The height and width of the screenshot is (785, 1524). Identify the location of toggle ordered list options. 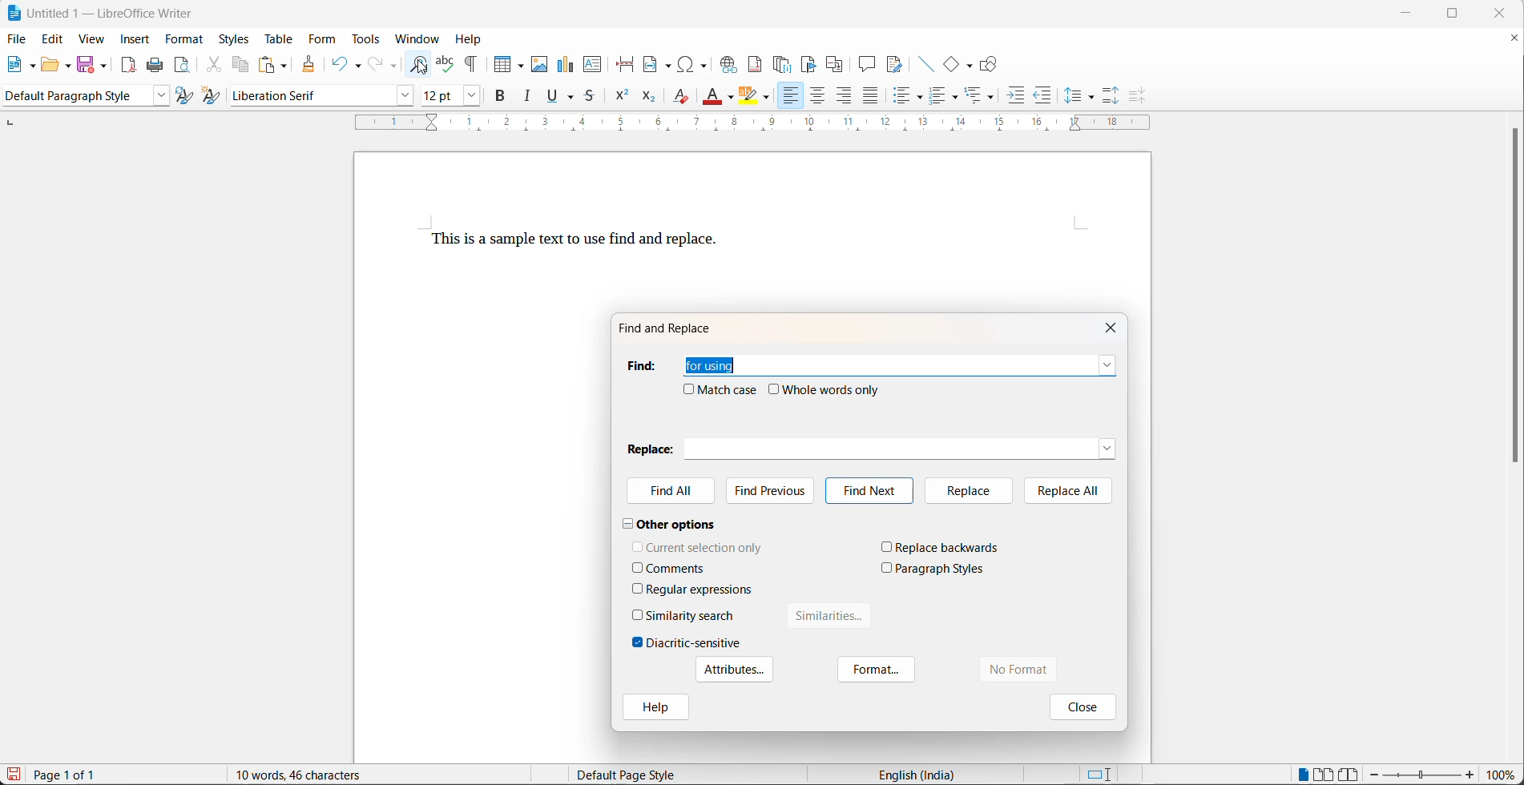
(958, 99).